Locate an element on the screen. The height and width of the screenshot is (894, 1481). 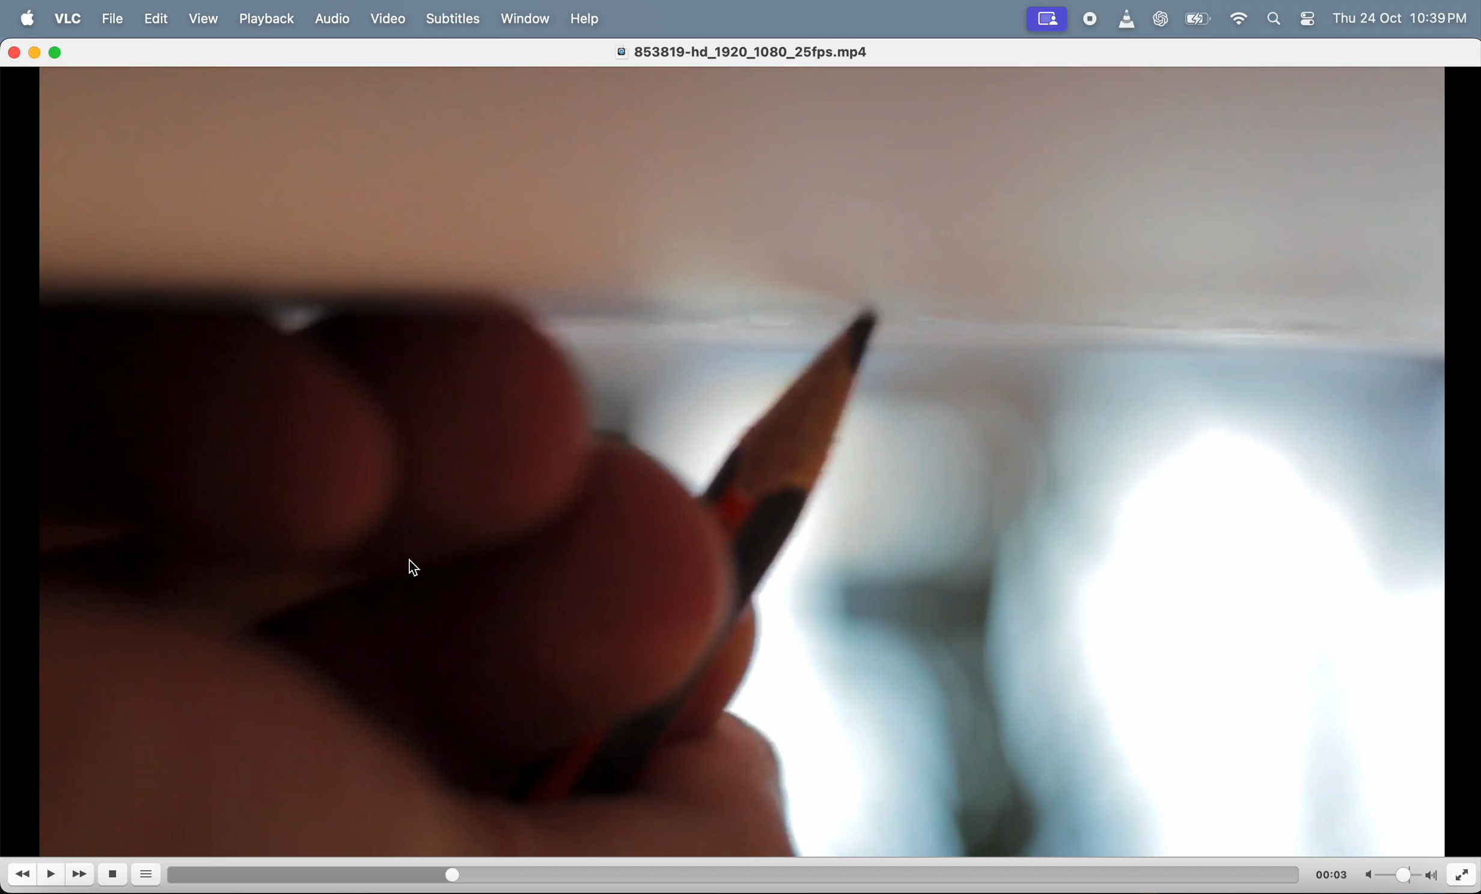
playback is located at coordinates (268, 18).